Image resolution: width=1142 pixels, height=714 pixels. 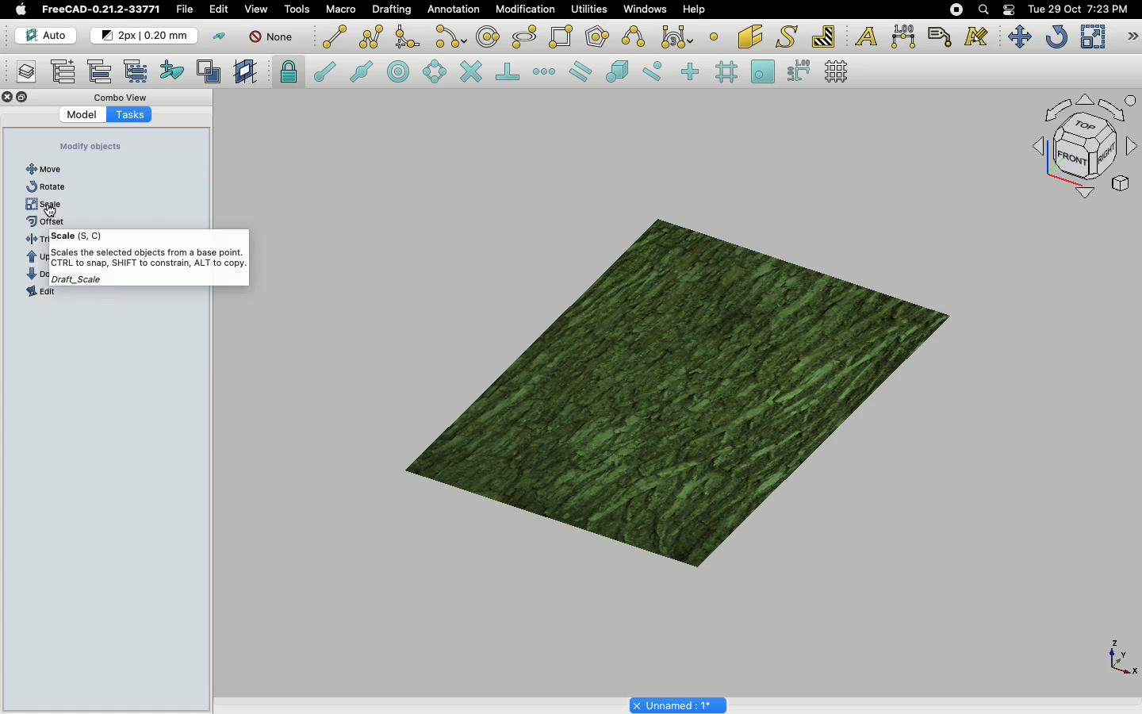 I want to click on Polyline, so click(x=371, y=36).